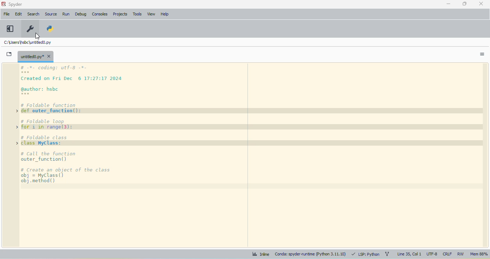 This screenshot has width=490, height=259. I want to click on debug, so click(81, 15).